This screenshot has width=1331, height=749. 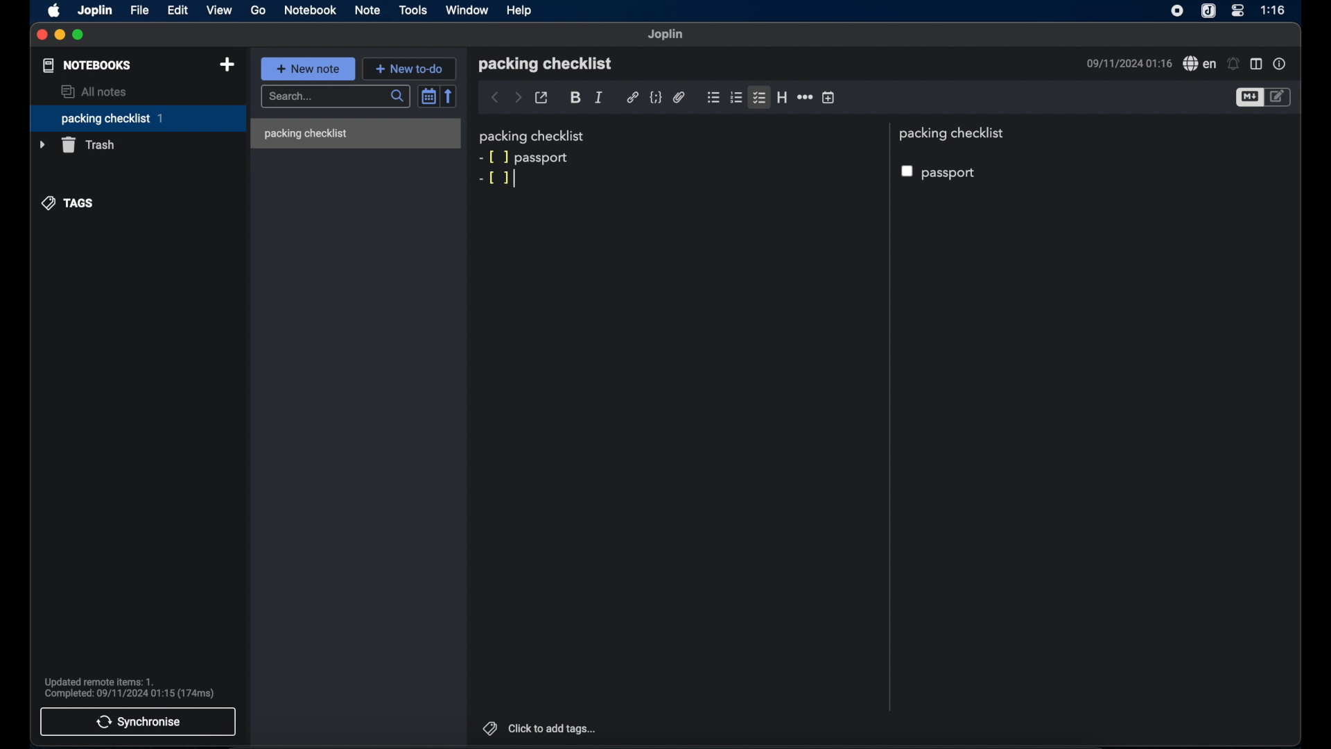 I want to click on italic, so click(x=598, y=96).